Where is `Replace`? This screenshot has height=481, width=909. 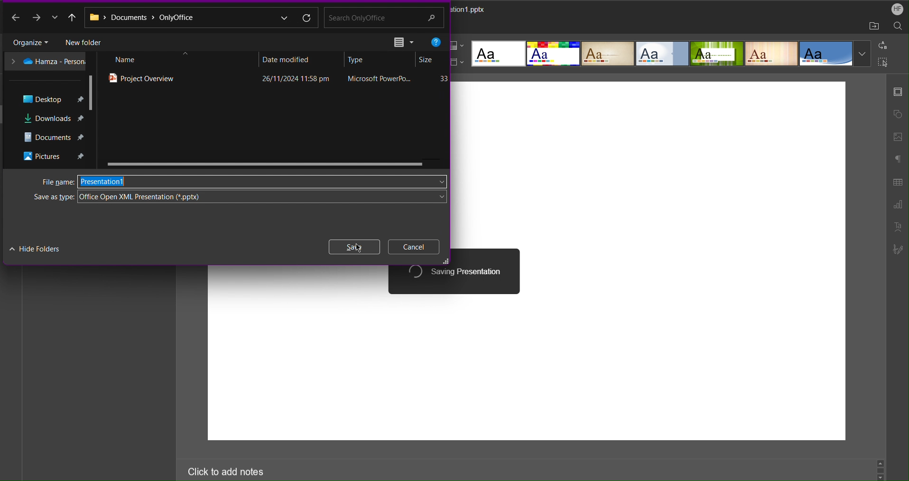 Replace is located at coordinates (881, 46).